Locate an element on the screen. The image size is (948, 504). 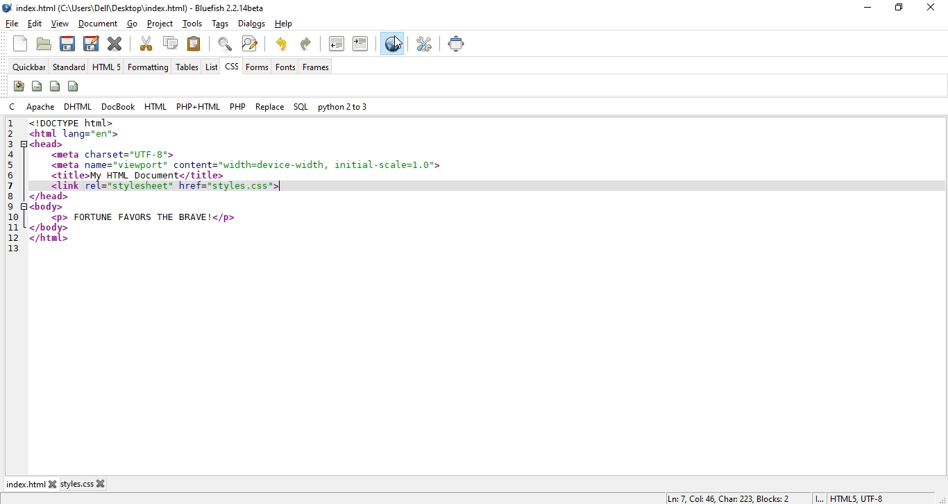
css is located at coordinates (231, 68).